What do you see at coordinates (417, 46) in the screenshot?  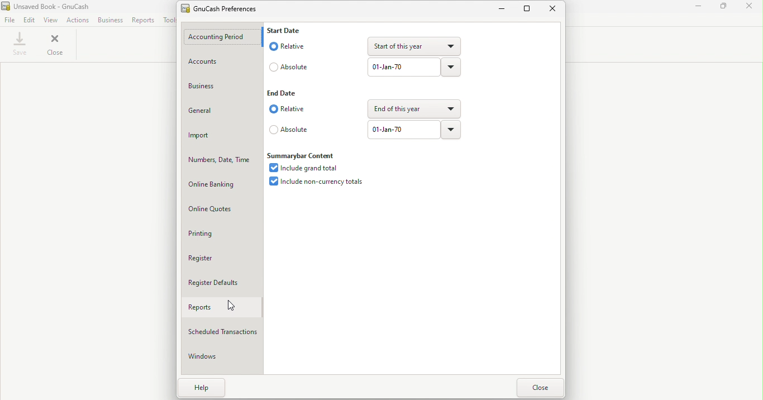 I see `Start of this year` at bounding box center [417, 46].